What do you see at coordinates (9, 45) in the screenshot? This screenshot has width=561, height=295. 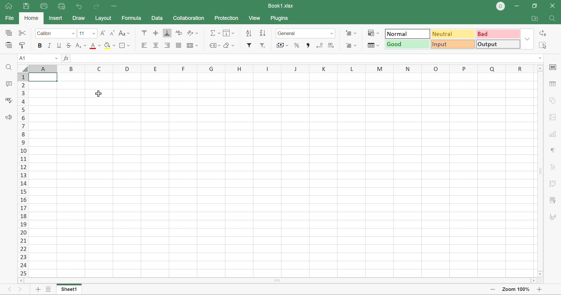 I see `Paste` at bounding box center [9, 45].